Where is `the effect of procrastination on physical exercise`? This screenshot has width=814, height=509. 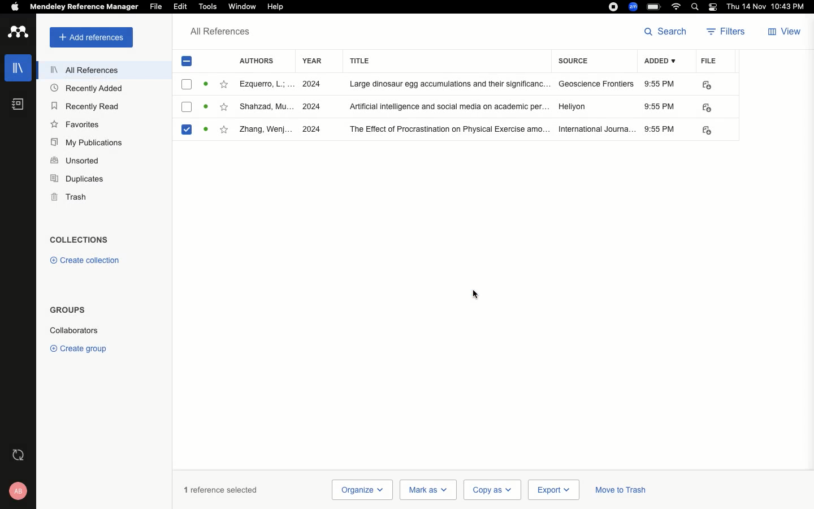 the effect of procrastination on physical exercise is located at coordinates (450, 130).